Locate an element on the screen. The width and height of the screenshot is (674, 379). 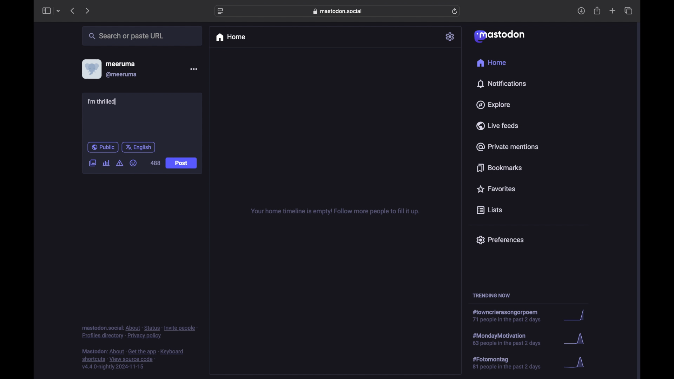
trending now is located at coordinates (491, 295).